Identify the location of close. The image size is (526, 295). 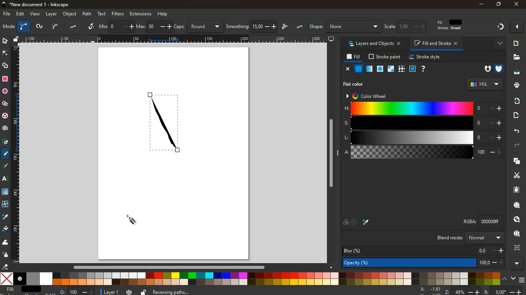
(348, 70).